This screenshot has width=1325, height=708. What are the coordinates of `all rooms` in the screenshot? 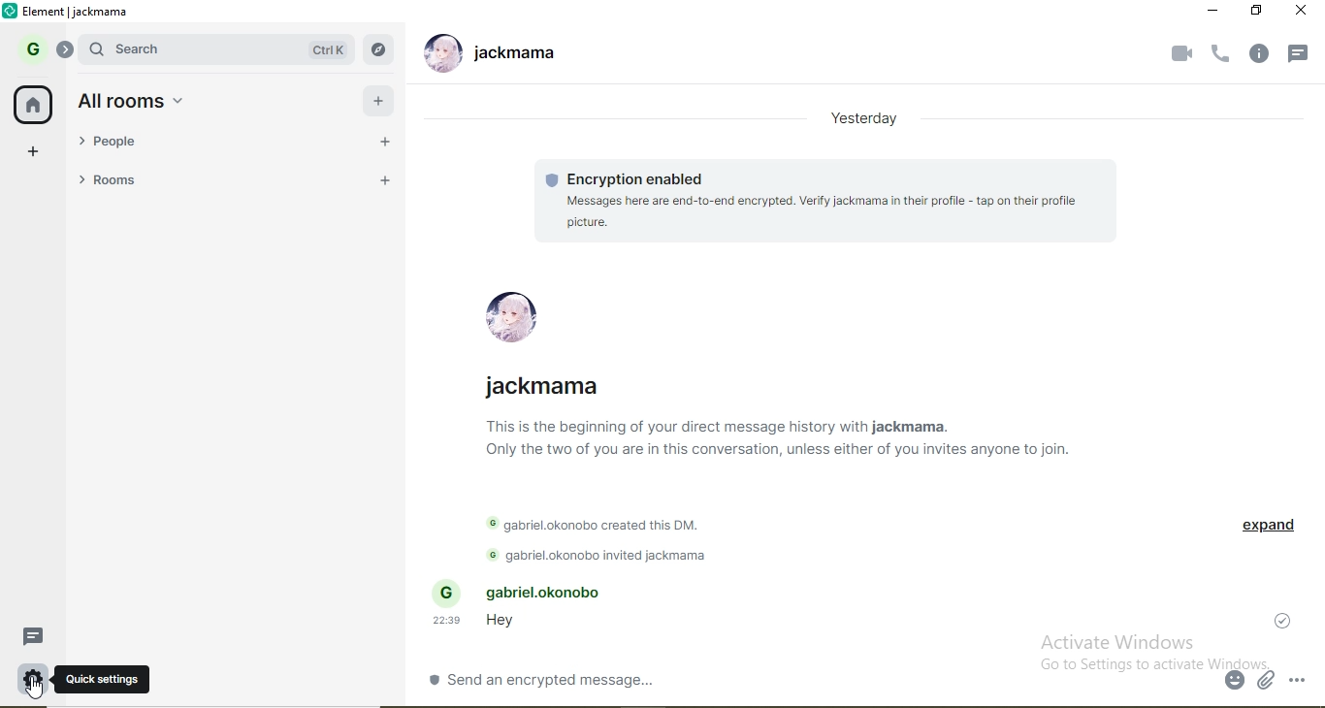 It's located at (134, 101).